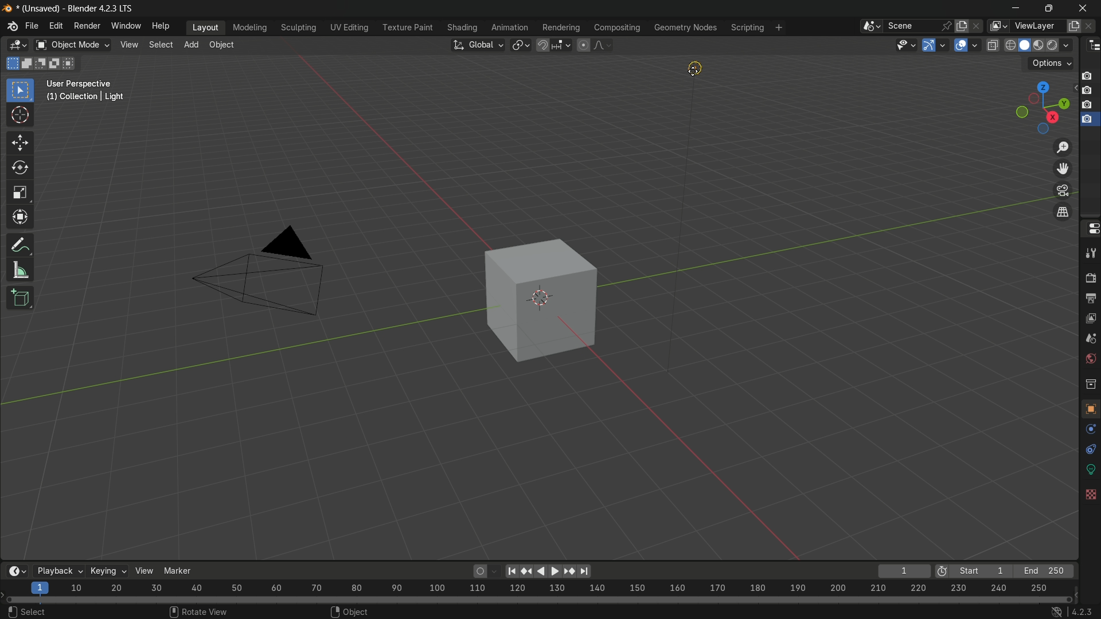 The height and width of the screenshot is (619, 1101). What do you see at coordinates (1091, 46) in the screenshot?
I see `editor type` at bounding box center [1091, 46].